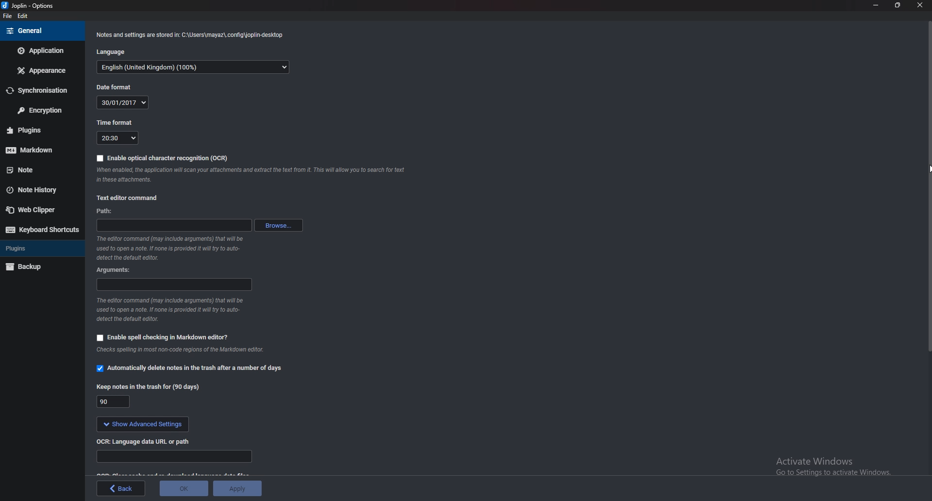  Describe the element at coordinates (149, 441) in the screenshot. I see `O C R language data url or path` at that location.